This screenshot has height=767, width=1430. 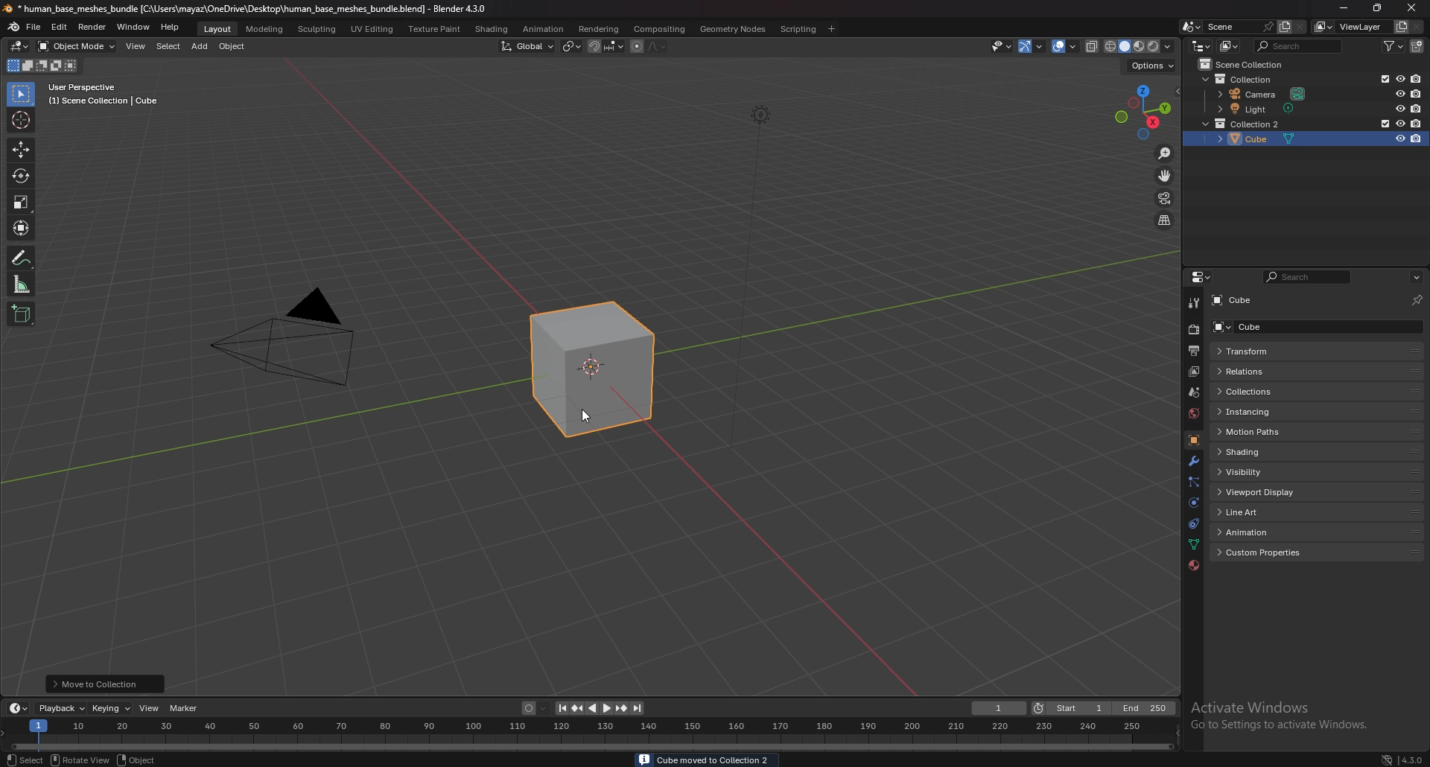 I want to click on search, so click(x=1300, y=45).